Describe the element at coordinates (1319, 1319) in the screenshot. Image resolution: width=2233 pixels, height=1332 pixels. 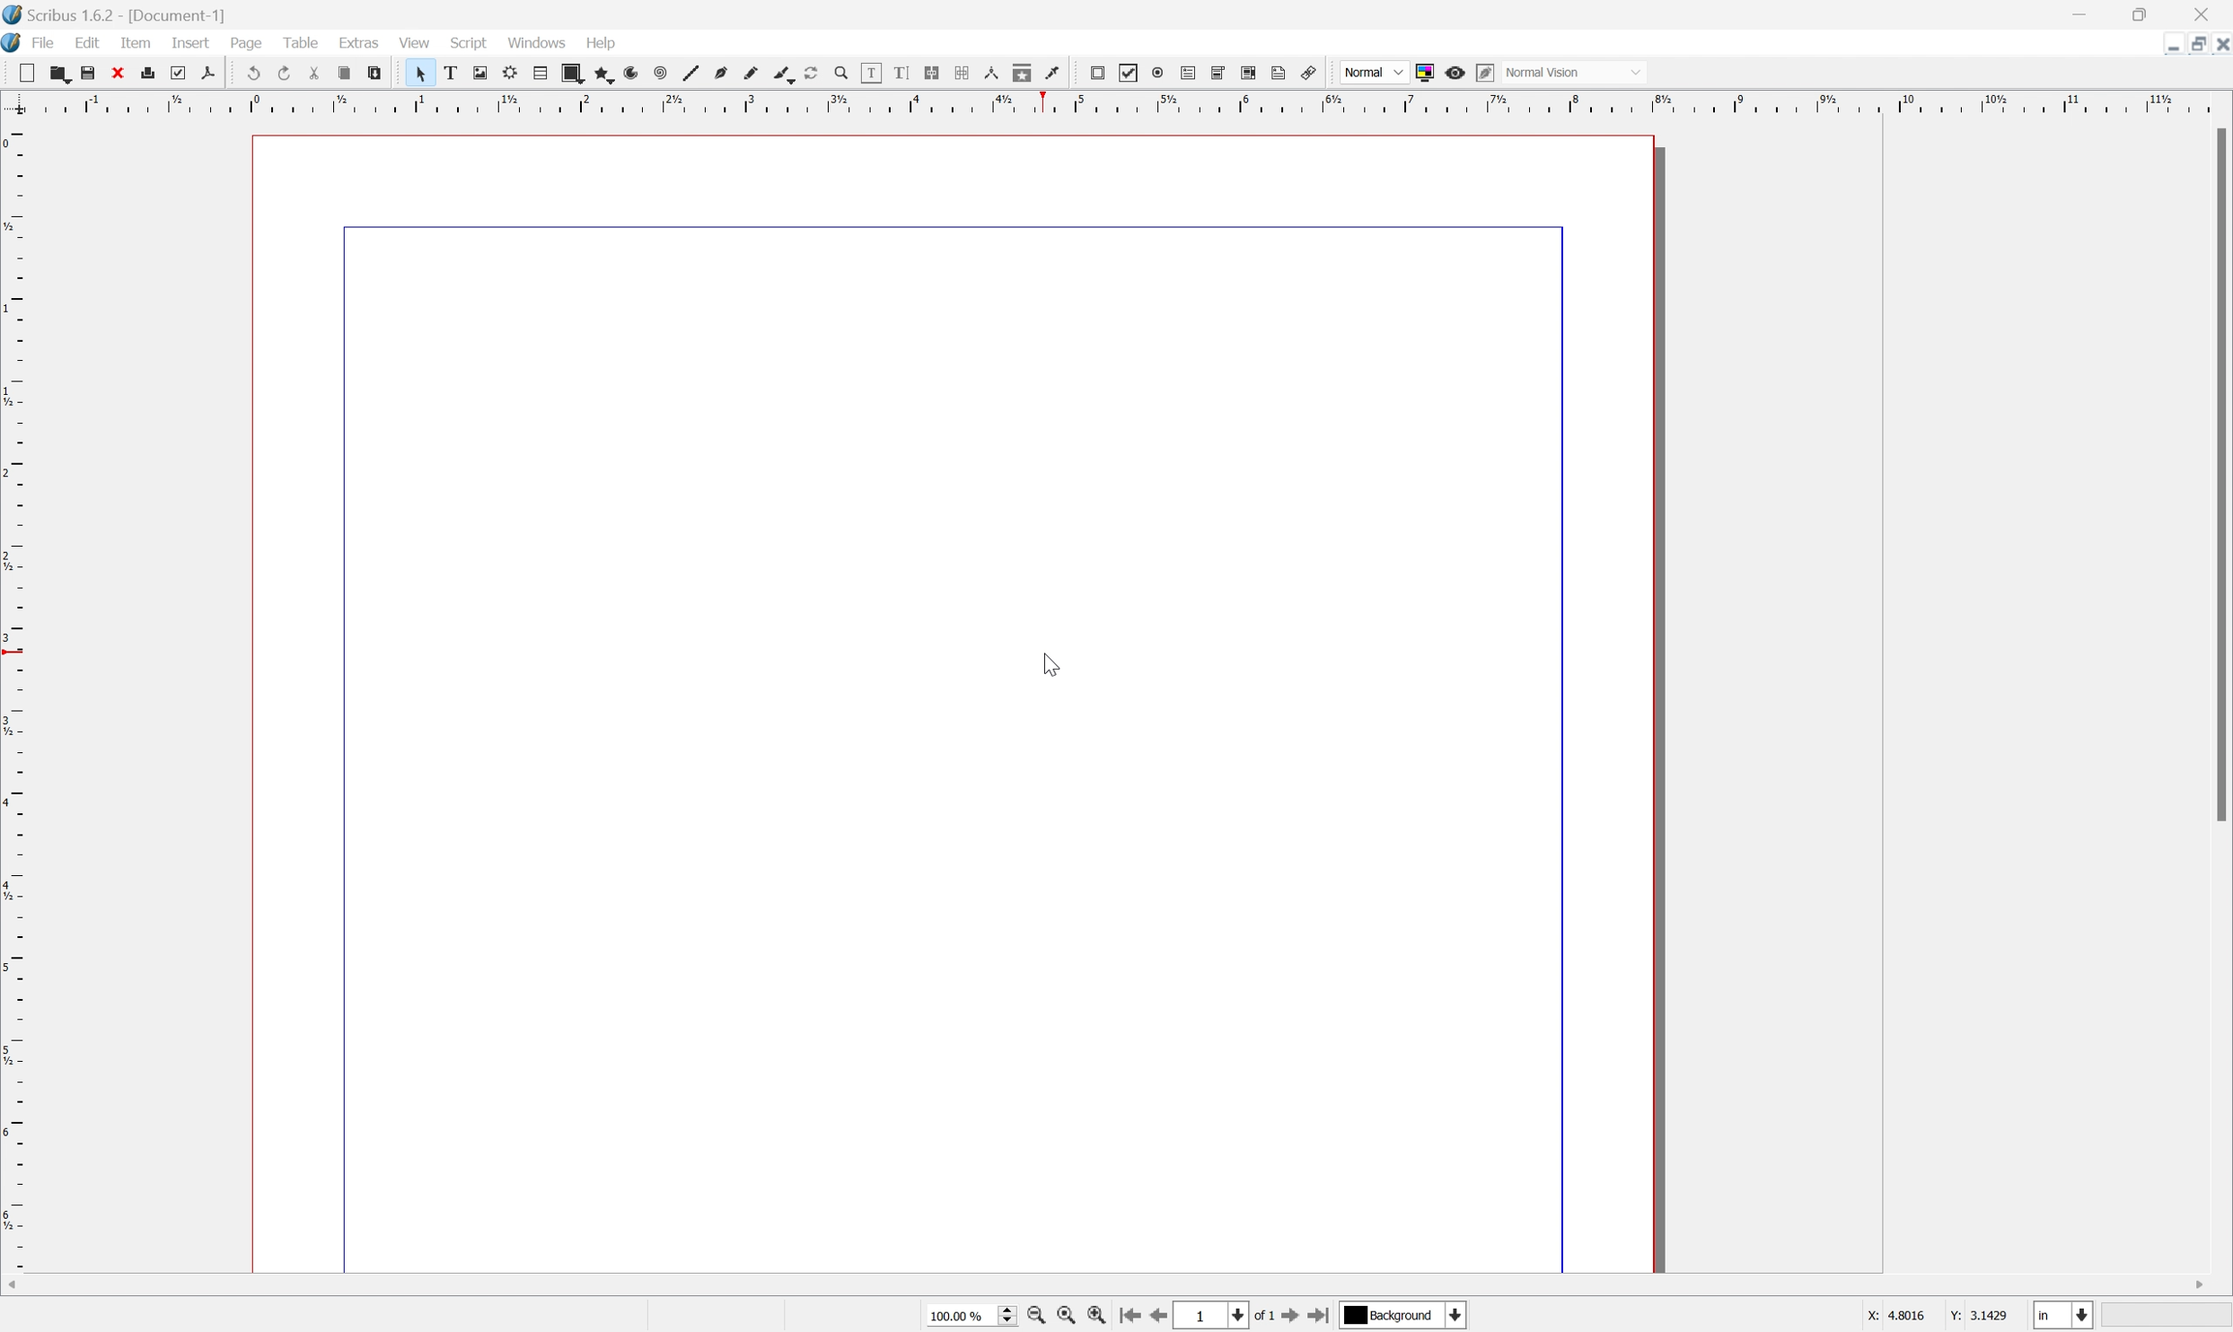
I see `go to last` at that location.